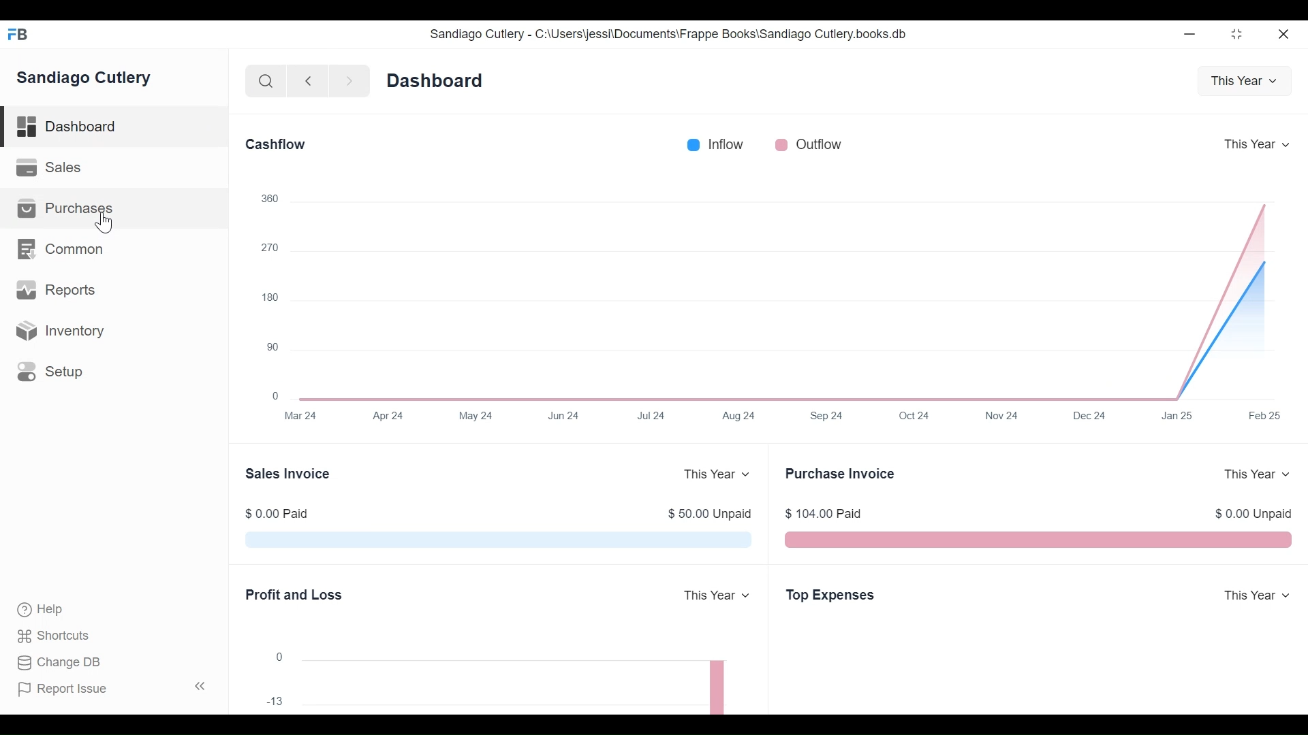 Image resolution: width=1308 pixels, height=735 pixels. Describe the element at coordinates (105, 224) in the screenshot. I see `Cursor` at that location.